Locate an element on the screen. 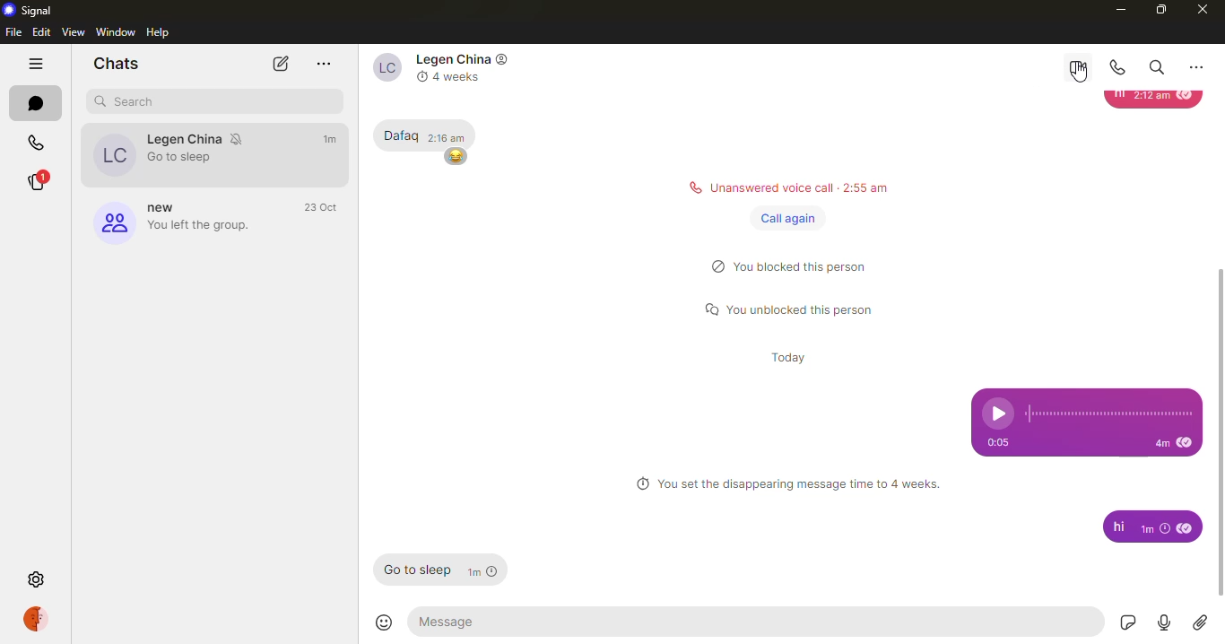 The height and width of the screenshot is (644, 1225). time is located at coordinates (330, 139).